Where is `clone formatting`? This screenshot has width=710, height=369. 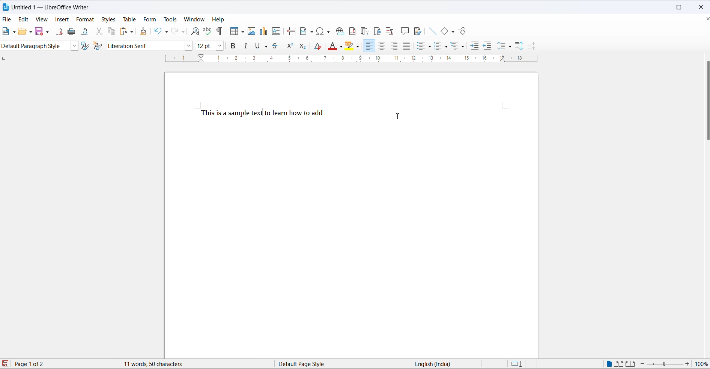 clone formatting is located at coordinates (144, 30).